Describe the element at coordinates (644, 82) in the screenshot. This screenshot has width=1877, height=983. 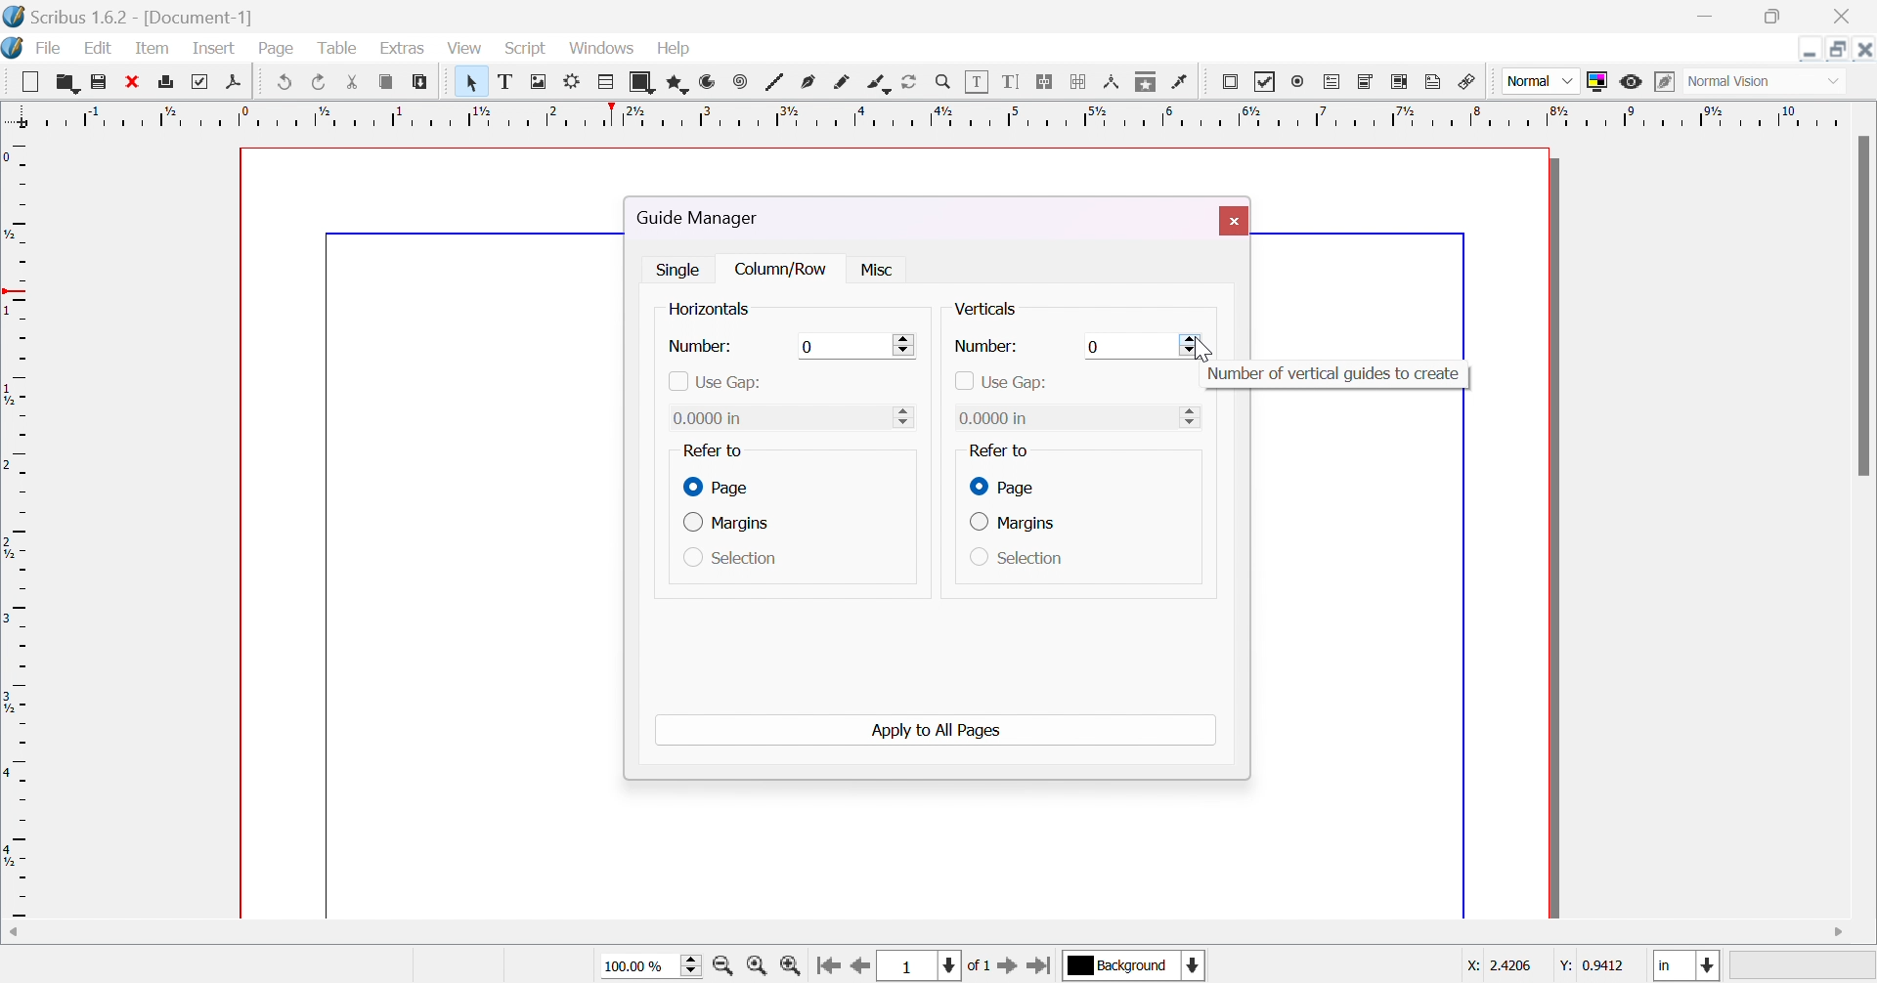
I see `shape` at that location.